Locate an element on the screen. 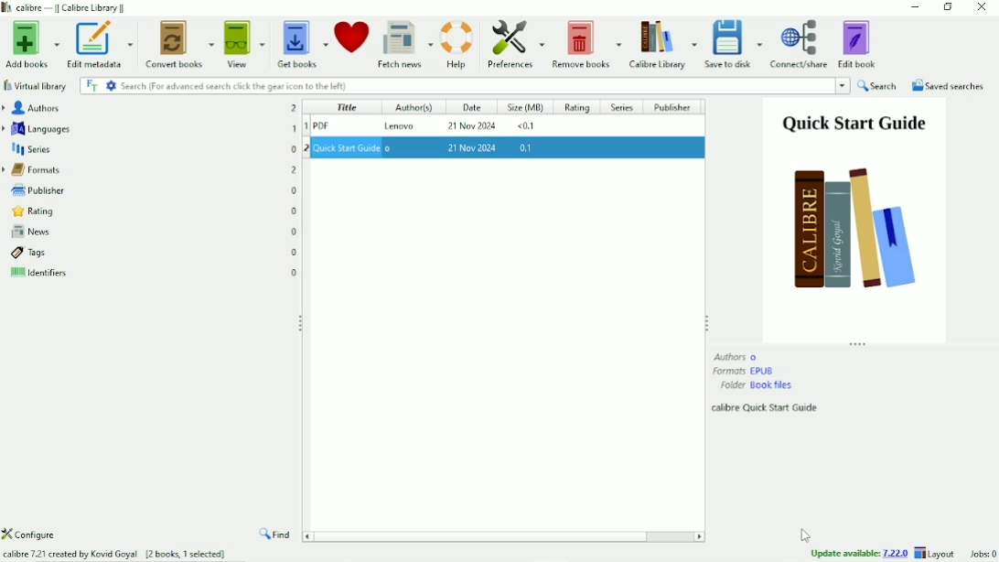 This screenshot has width=999, height=562. Search is located at coordinates (485, 86).